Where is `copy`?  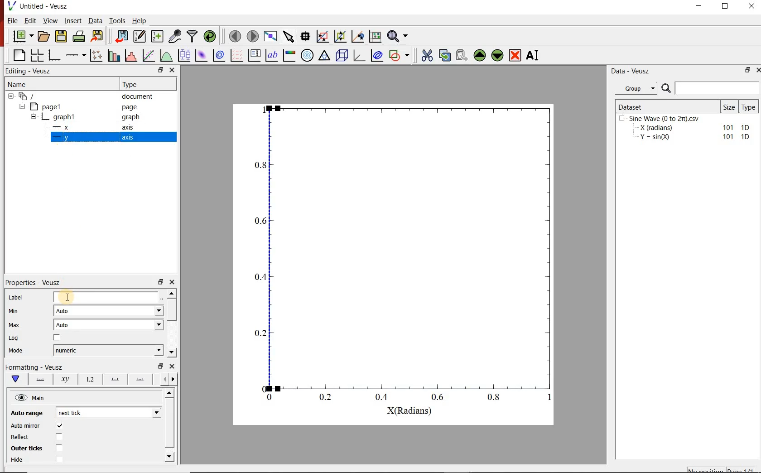 copy is located at coordinates (444, 54).